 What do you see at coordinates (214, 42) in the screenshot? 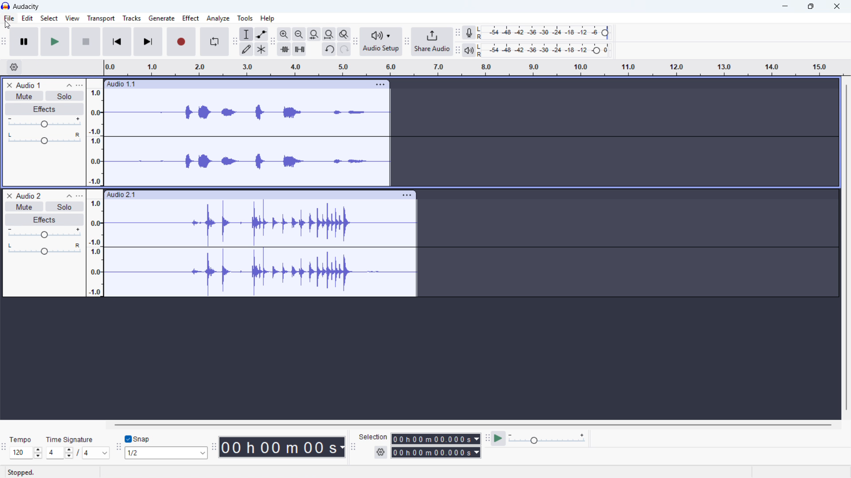
I see `Enable loop ` at bounding box center [214, 42].